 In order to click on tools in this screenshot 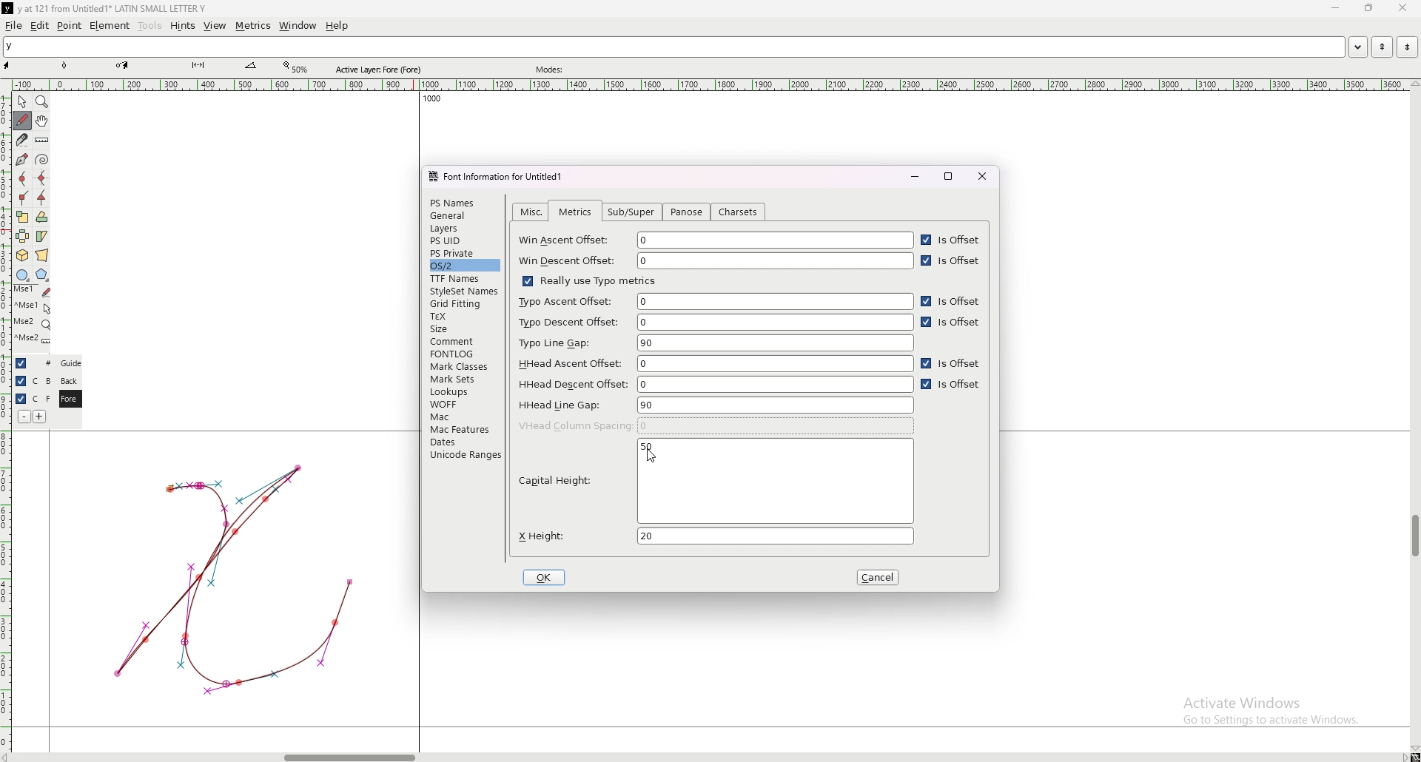, I will do `click(150, 26)`.